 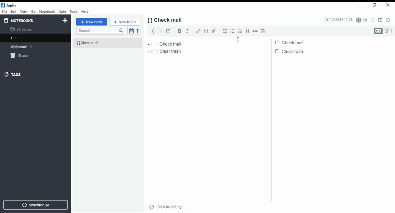 I want to click on tools, so click(x=74, y=12).